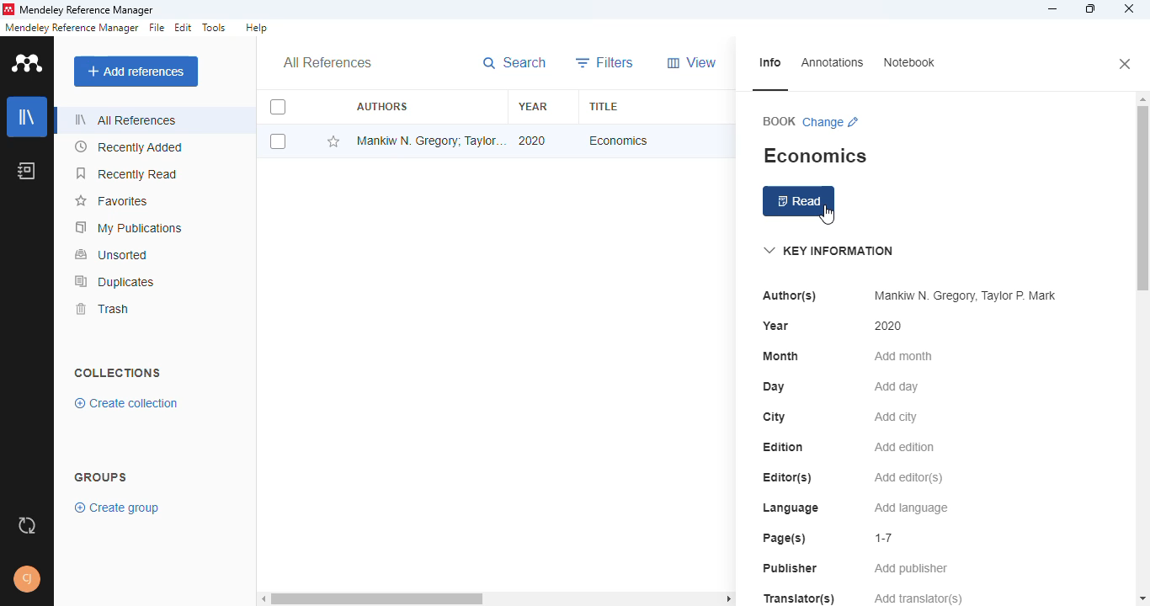  Describe the element at coordinates (832, 63) in the screenshot. I see `annotations` at that location.